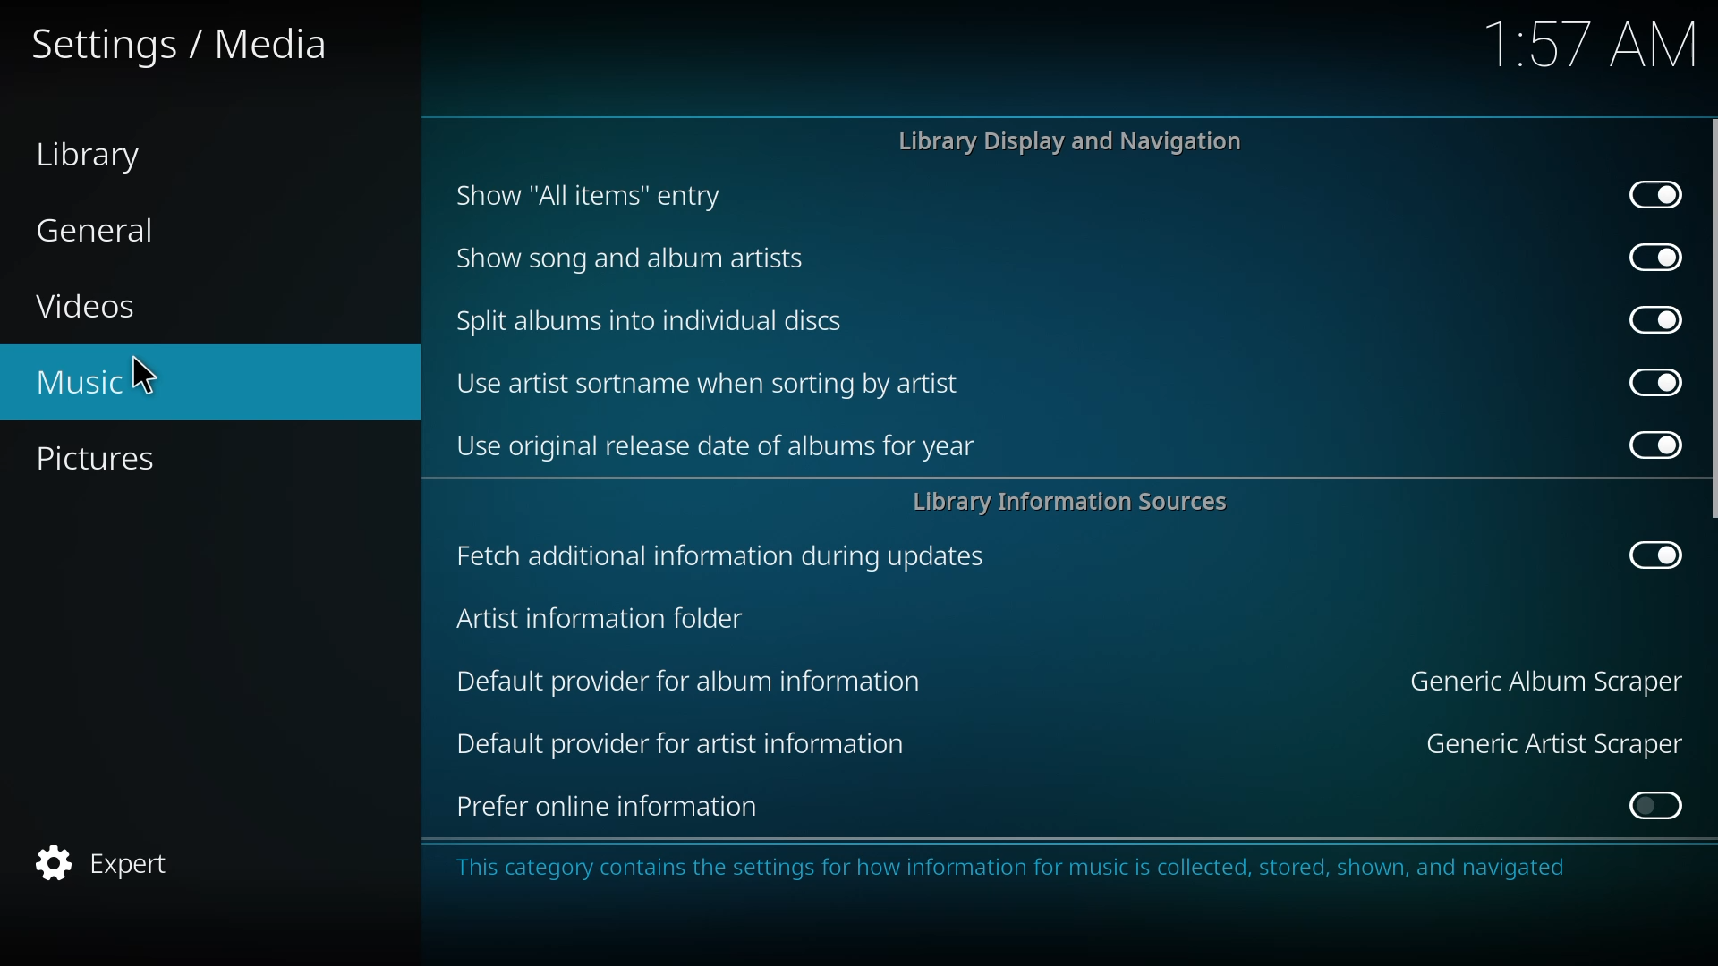 The image size is (1718, 966). Describe the element at coordinates (614, 806) in the screenshot. I see `prefer online information` at that location.